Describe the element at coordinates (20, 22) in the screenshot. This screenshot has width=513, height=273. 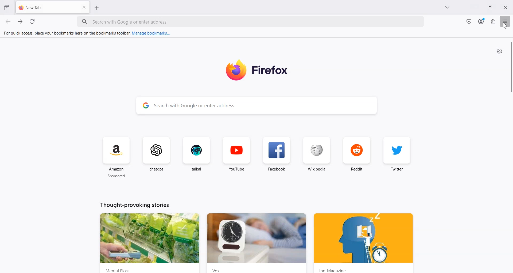
I see `Forward` at that location.